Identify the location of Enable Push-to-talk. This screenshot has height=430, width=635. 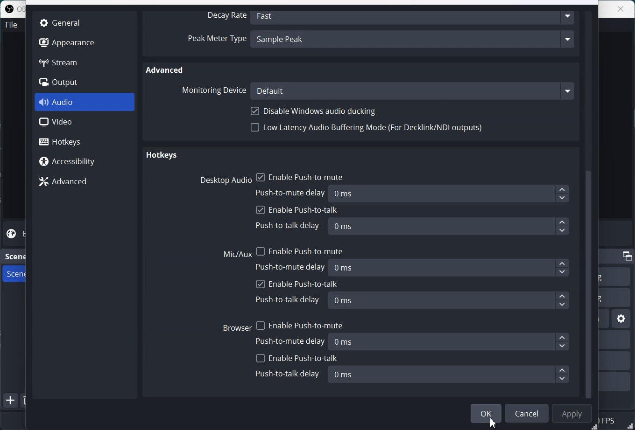
(297, 284).